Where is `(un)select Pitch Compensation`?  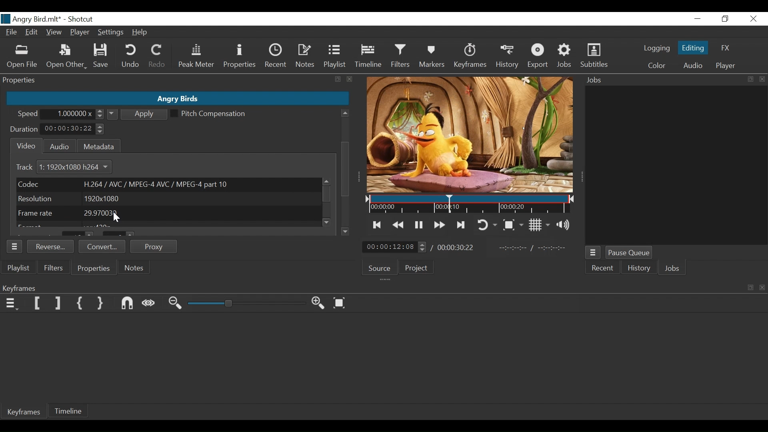
(un)select Pitch Compensation is located at coordinates (208, 114).